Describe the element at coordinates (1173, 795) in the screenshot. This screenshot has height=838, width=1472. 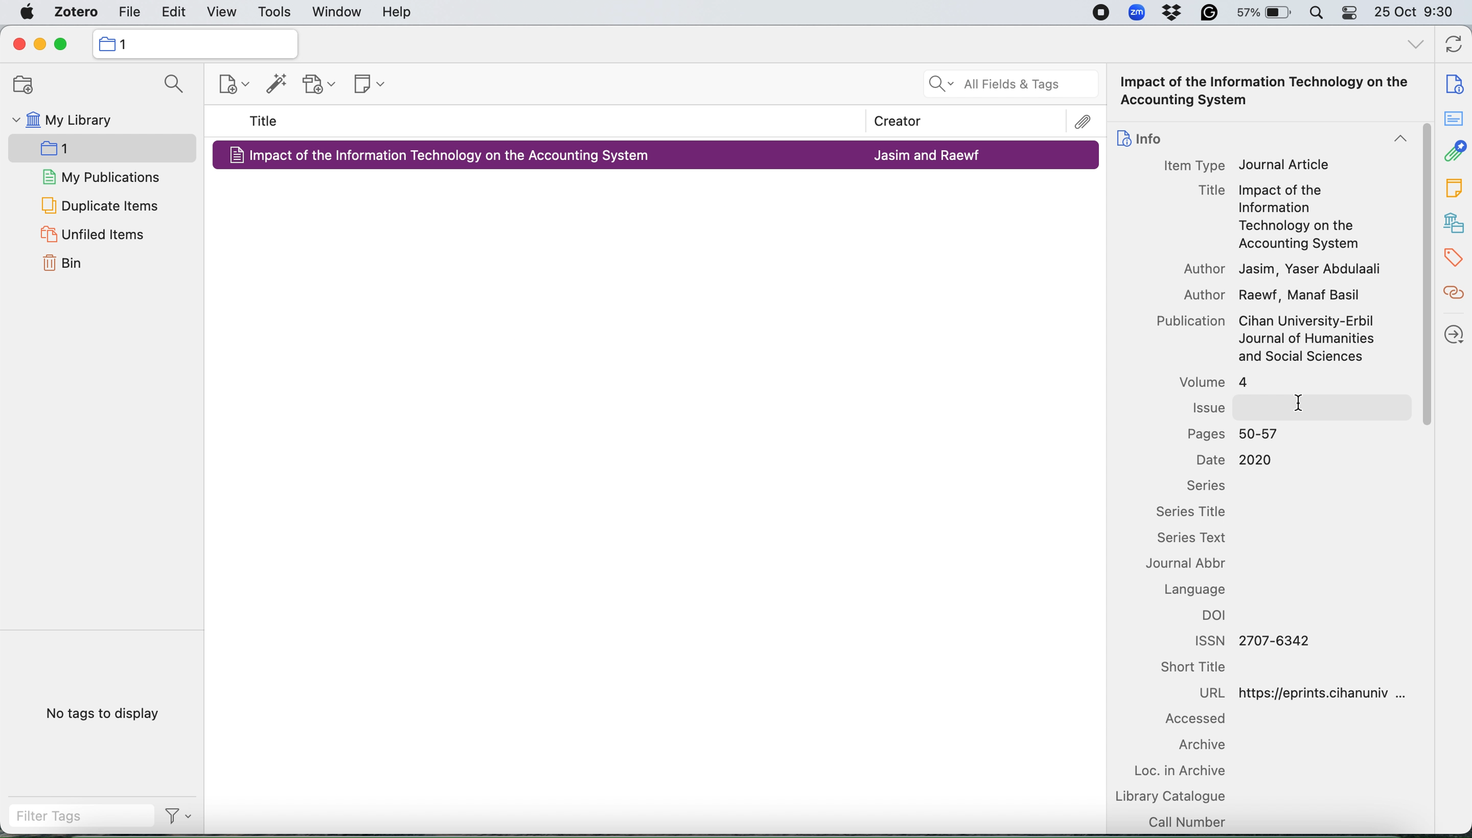
I see `library catalogue` at that location.